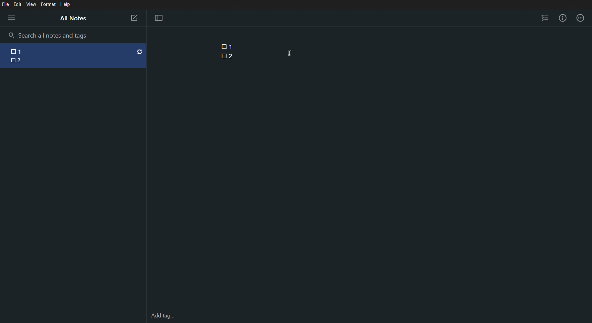 This screenshot has height=323, width=592. Describe the element at coordinates (55, 35) in the screenshot. I see `Search all notes and tags` at that location.